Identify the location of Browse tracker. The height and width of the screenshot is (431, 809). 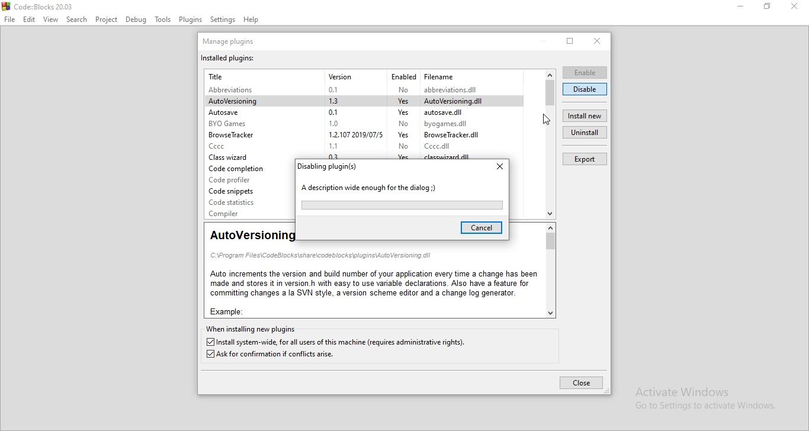
(235, 135).